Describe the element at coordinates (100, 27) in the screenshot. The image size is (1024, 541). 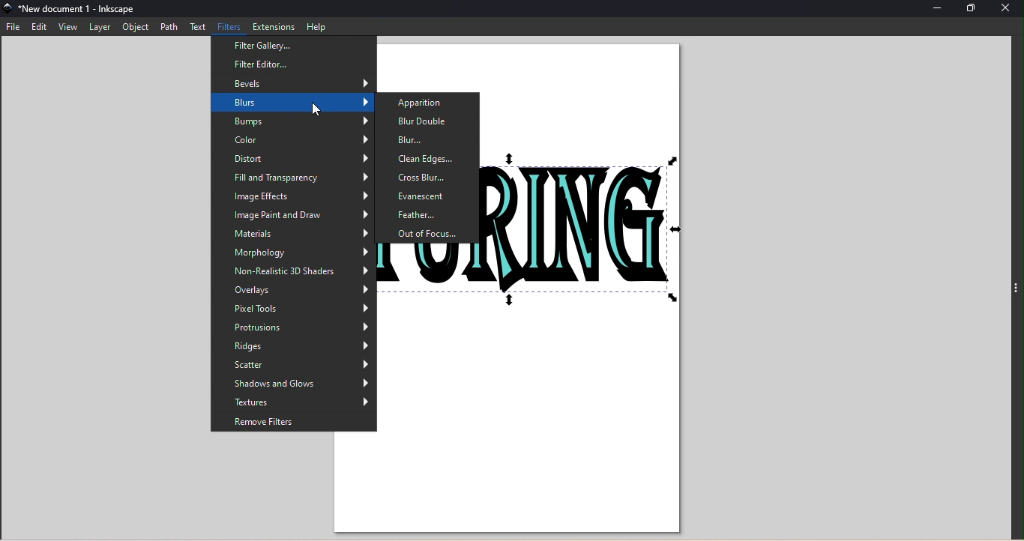
I see `Layer` at that location.